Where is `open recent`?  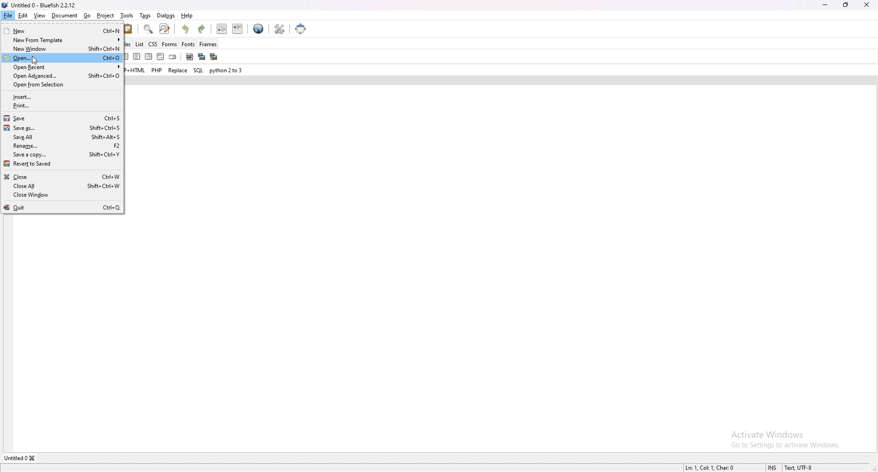 open recent is located at coordinates (63, 67).